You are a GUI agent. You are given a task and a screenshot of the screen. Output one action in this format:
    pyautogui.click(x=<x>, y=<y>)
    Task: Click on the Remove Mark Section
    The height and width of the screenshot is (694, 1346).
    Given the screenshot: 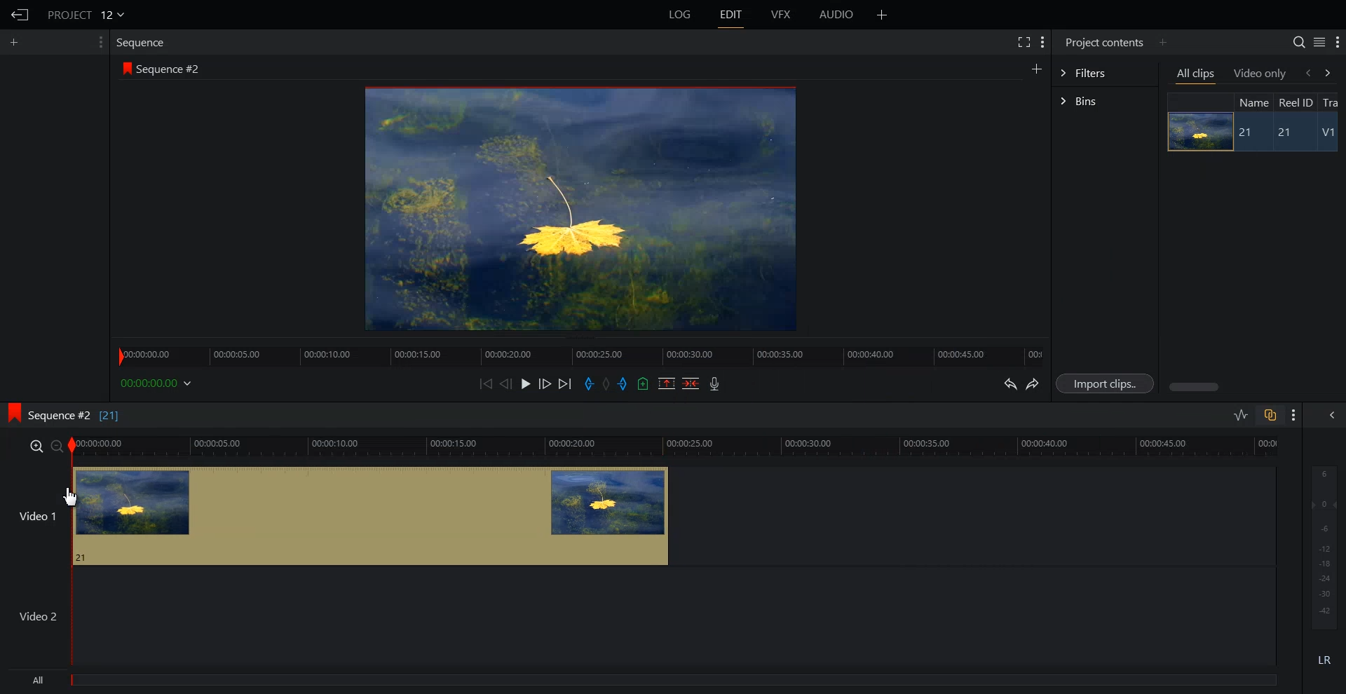 What is the action you would take?
    pyautogui.click(x=667, y=383)
    